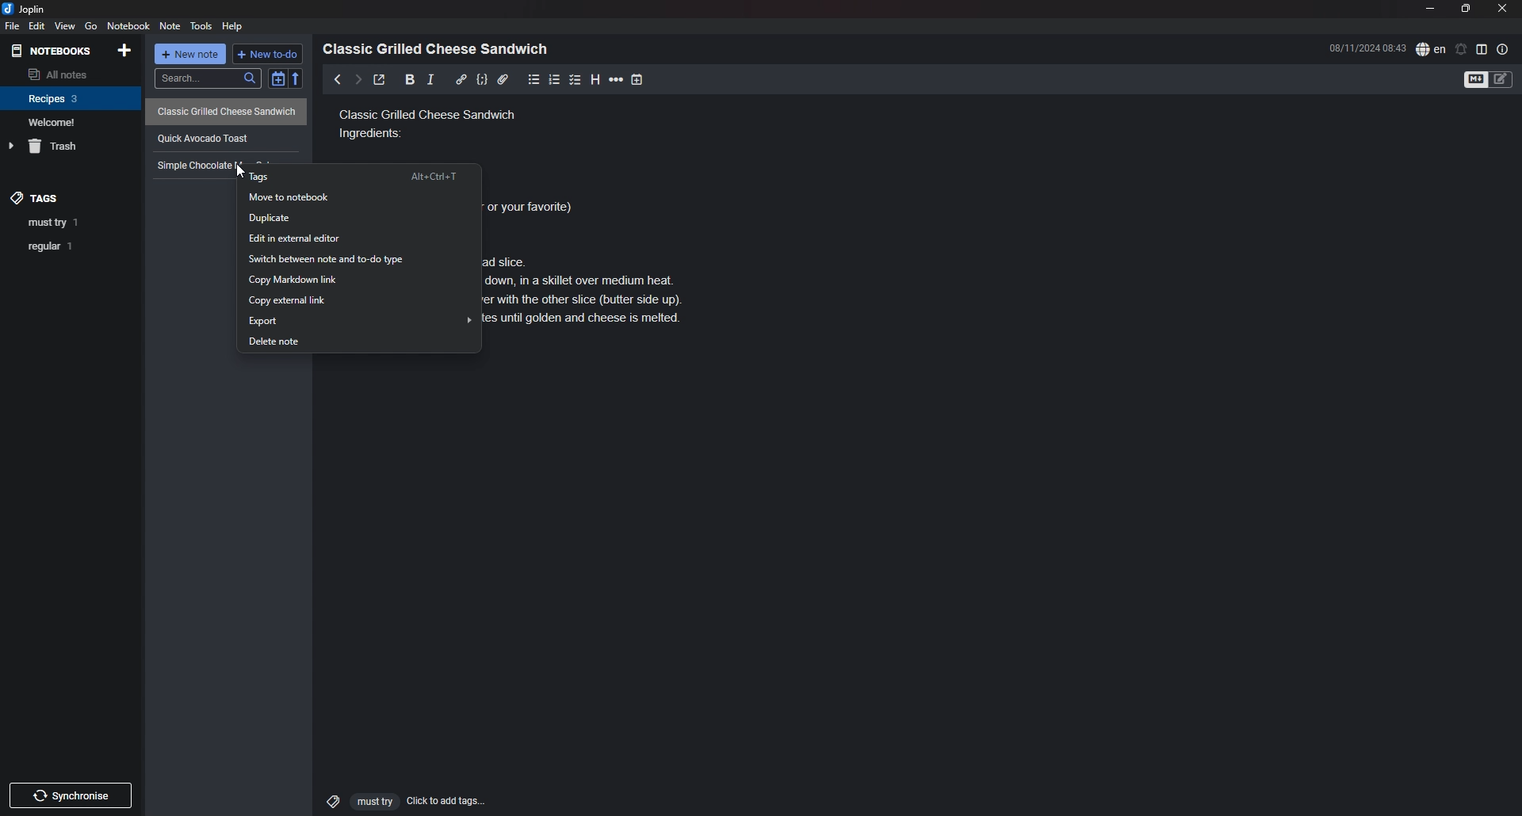 This screenshot has width=1522, height=816. What do you see at coordinates (430, 79) in the screenshot?
I see `italic` at bounding box center [430, 79].